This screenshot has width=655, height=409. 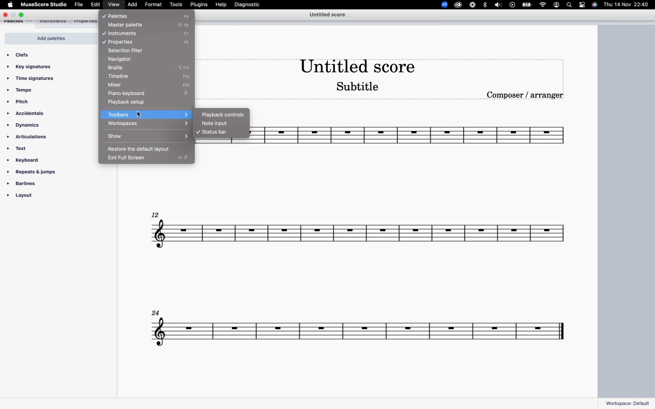 What do you see at coordinates (458, 5) in the screenshot?
I see `creative cloud` at bounding box center [458, 5].